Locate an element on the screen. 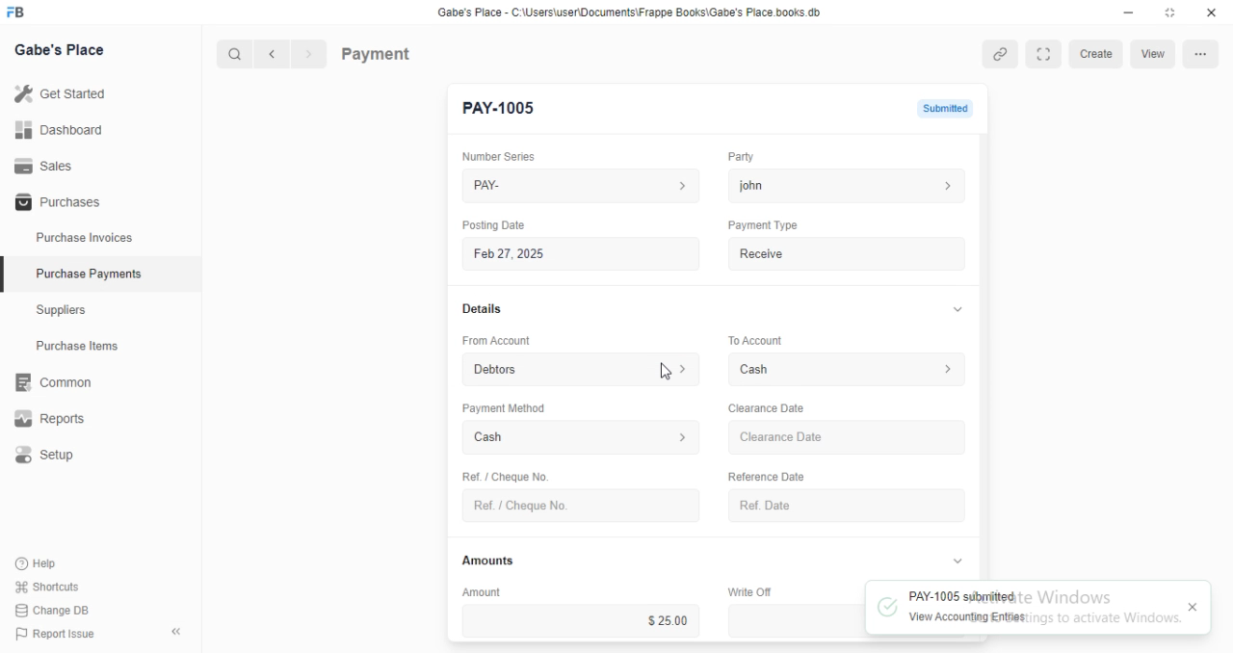 The height and width of the screenshot is (653, 1233). Reference Date is located at coordinates (765, 475).